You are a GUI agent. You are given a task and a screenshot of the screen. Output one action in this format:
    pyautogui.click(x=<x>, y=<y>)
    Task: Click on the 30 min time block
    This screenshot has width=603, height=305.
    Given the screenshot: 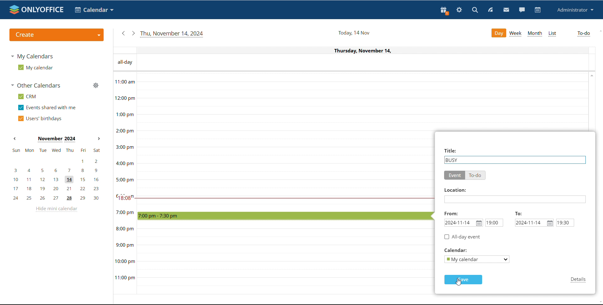 What is the action you would take?
    pyautogui.click(x=362, y=86)
    